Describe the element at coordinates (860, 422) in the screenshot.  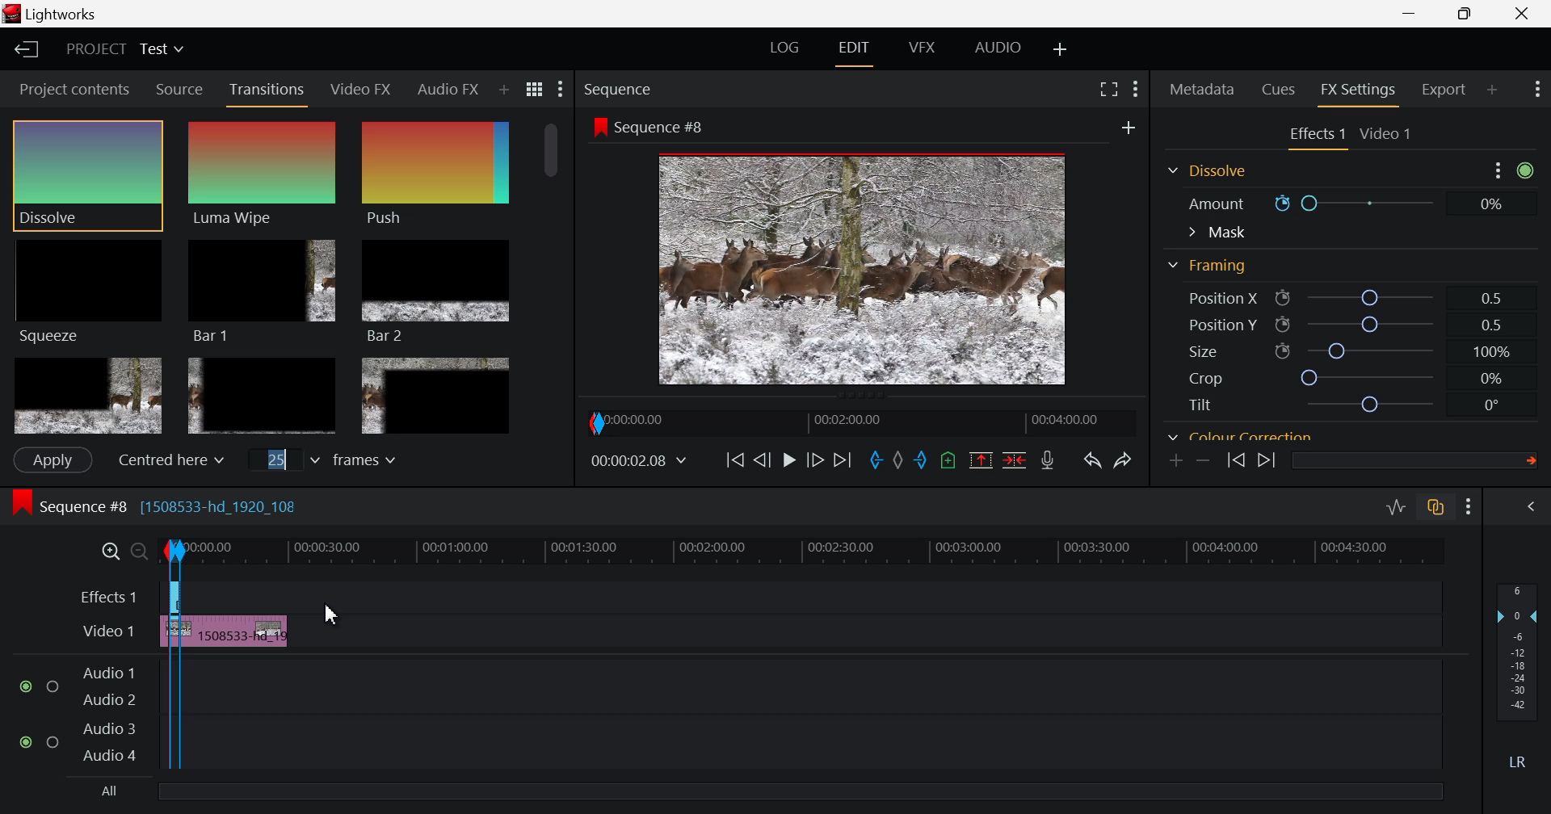
I see `Project Timeline Navigator` at that location.